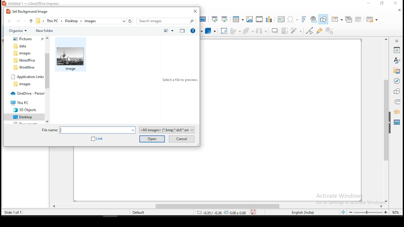 The height and width of the screenshot is (227, 404). What do you see at coordinates (210, 31) in the screenshot?
I see `3D objects` at bounding box center [210, 31].